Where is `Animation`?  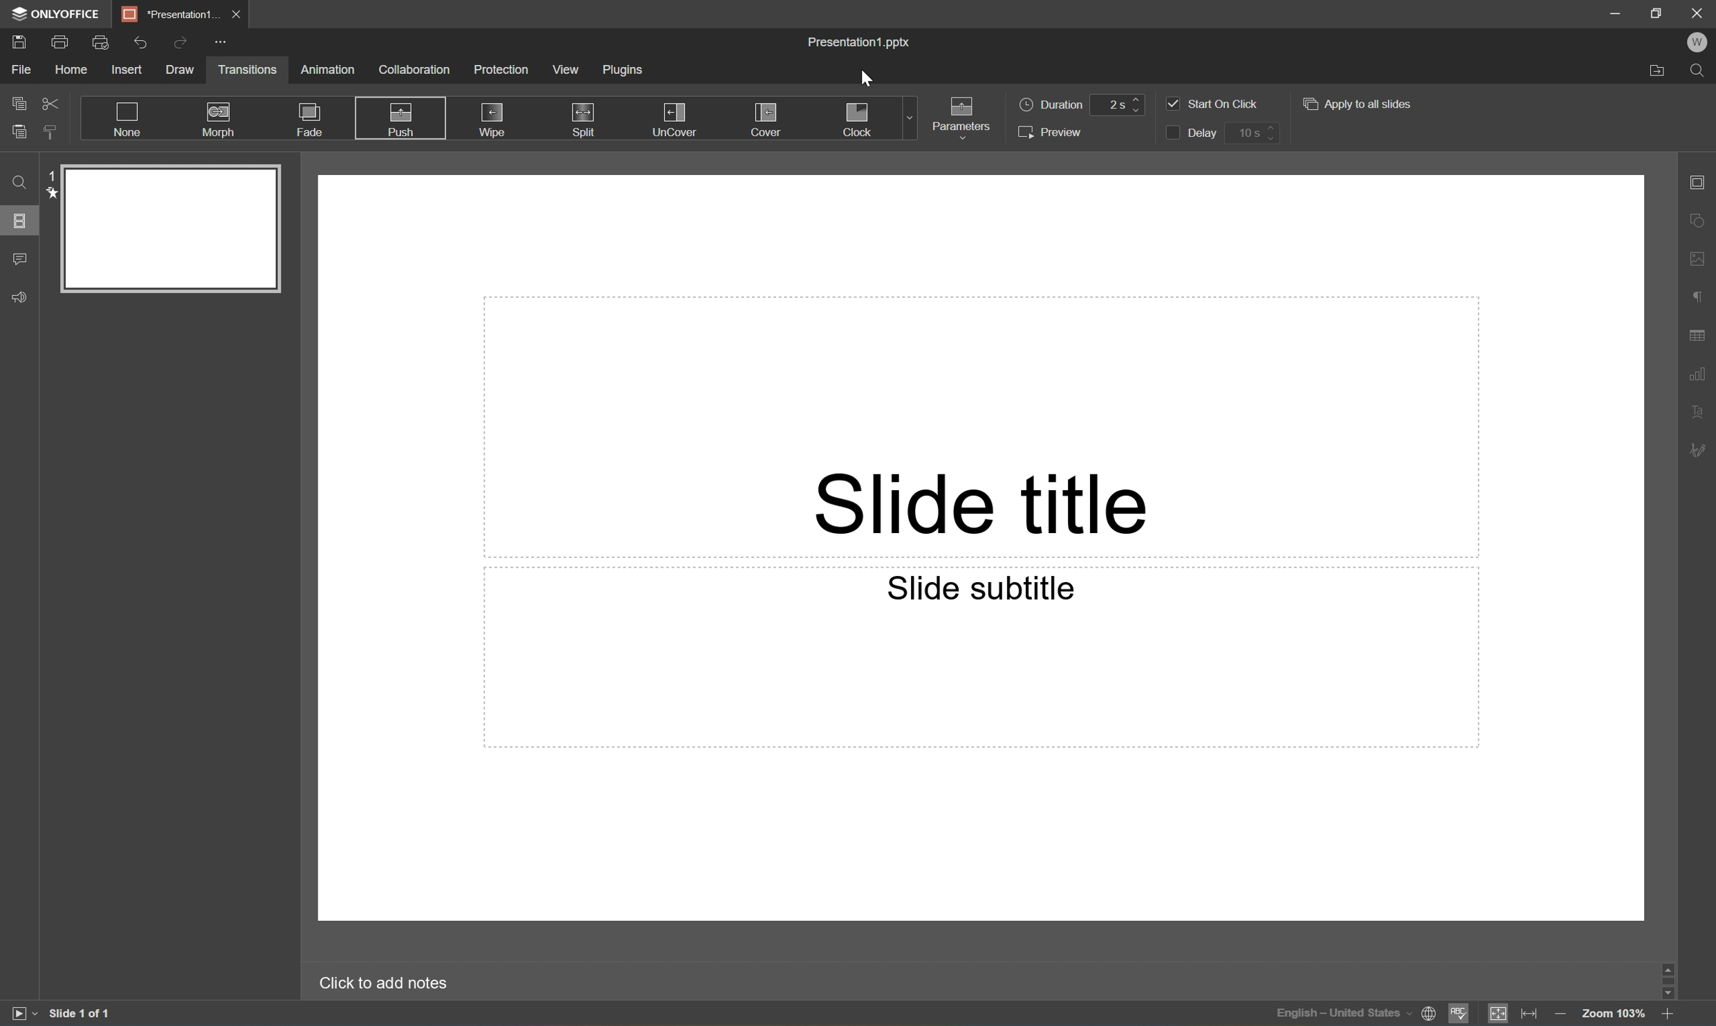
Animation is located at coordinates (327, 68).